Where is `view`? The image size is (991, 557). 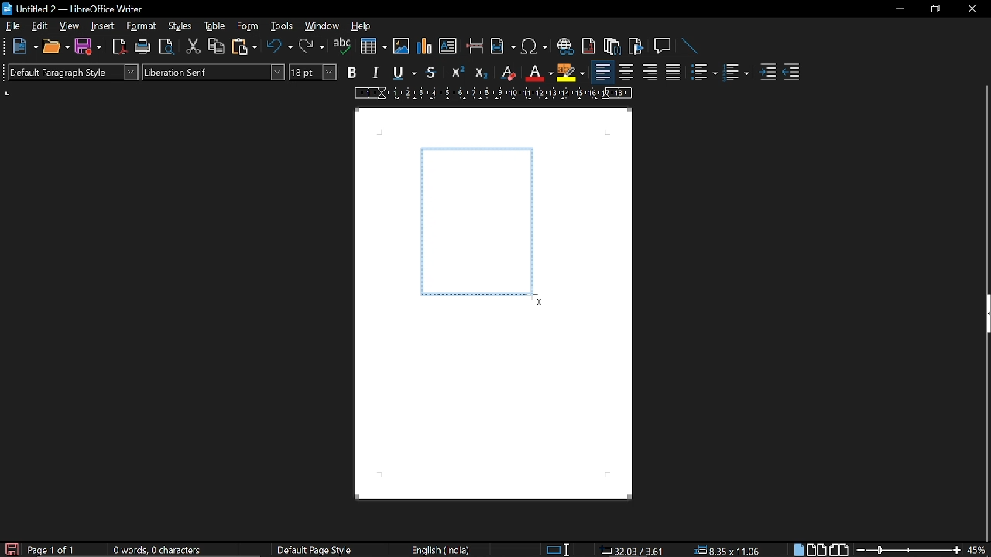
view is located at coordinates (70, 26).